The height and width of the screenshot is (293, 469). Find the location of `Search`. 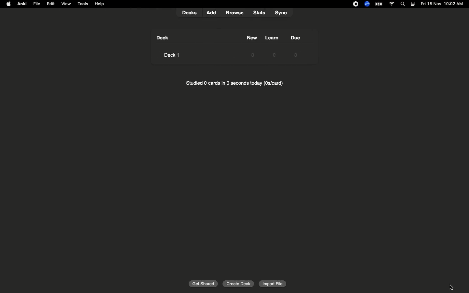

Search is located at coordinates (404, 4).